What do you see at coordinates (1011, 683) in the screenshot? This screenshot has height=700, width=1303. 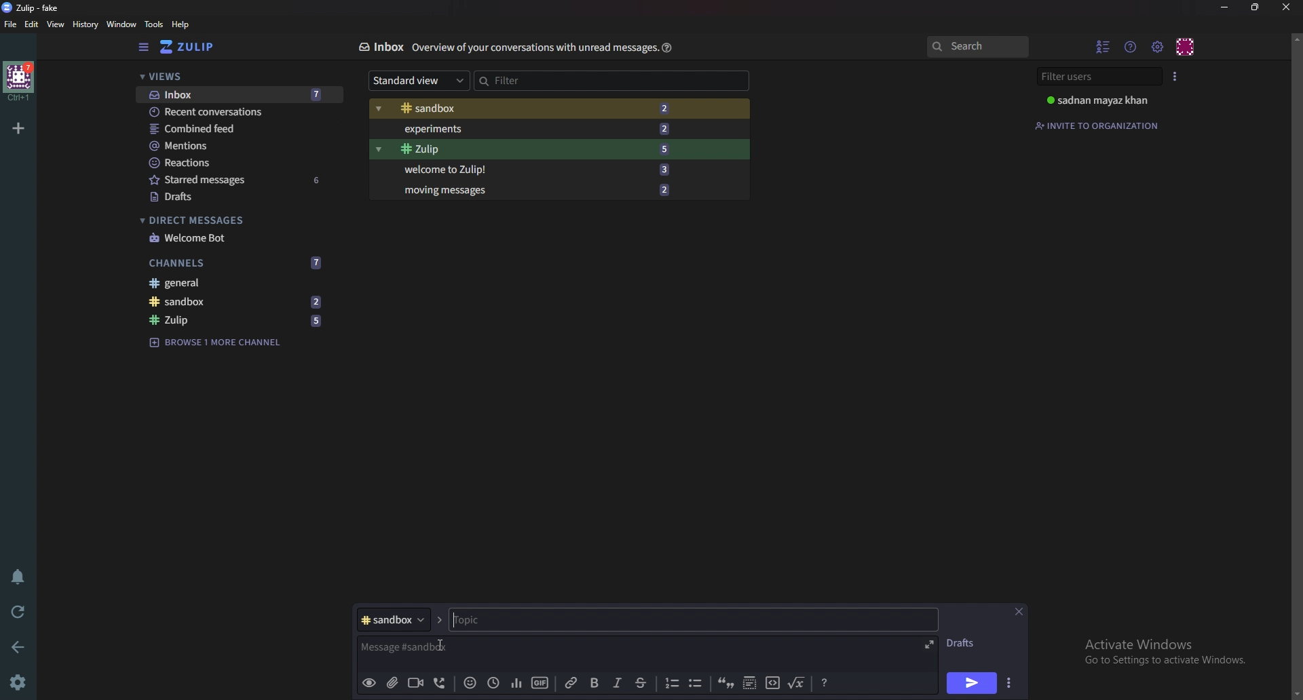 I see `Send options` at bounding box center [1011, 683].